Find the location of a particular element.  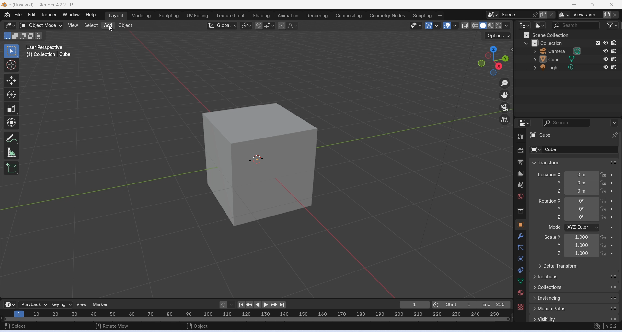

Constraints is located at coordinates (520, 270).